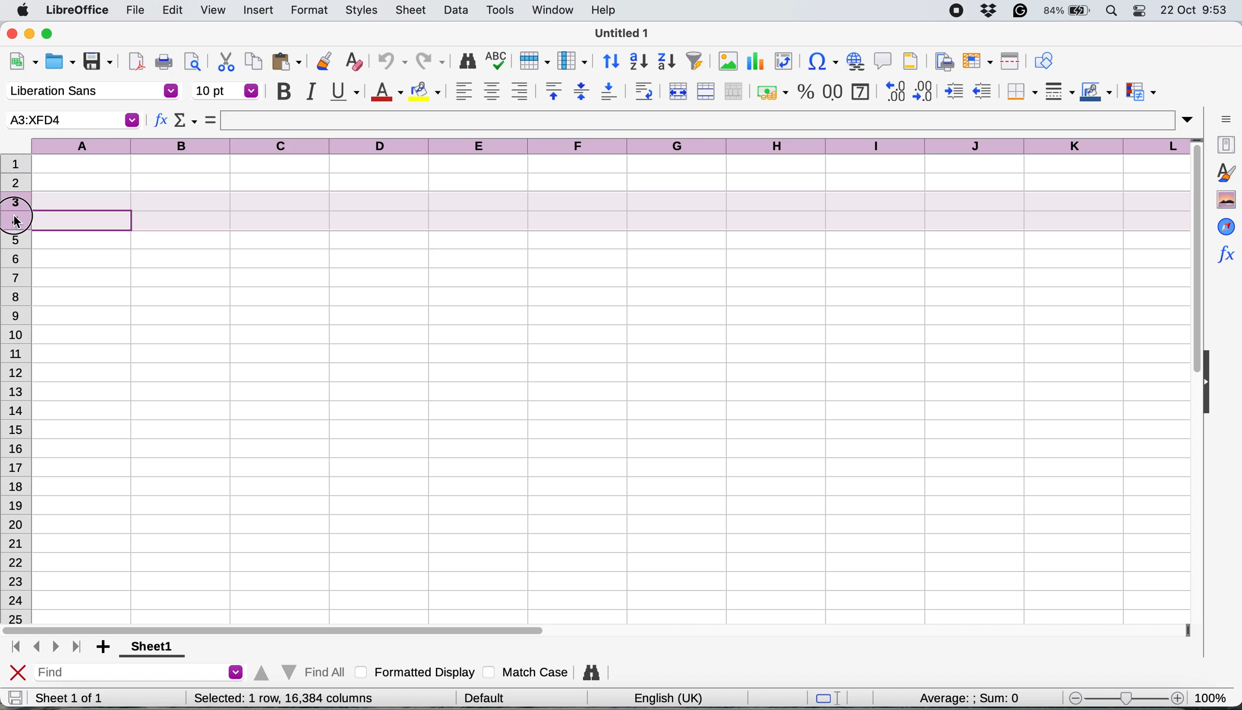 The width and height of the screenshot is (1242, 710). What do you see at coordinates (728, 61) in the screenshot?
I see `insert image` at bounding box center [728, 61].